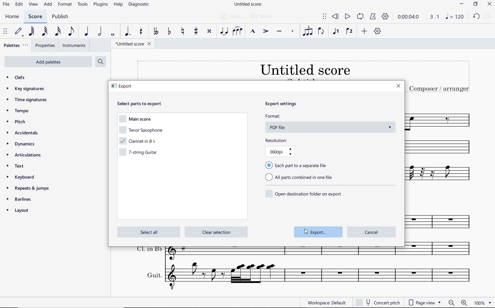  What do you see at coordinates (141, 131) in the screenshot?
I see `tenor saxophone` at bounding box center [141, 131].